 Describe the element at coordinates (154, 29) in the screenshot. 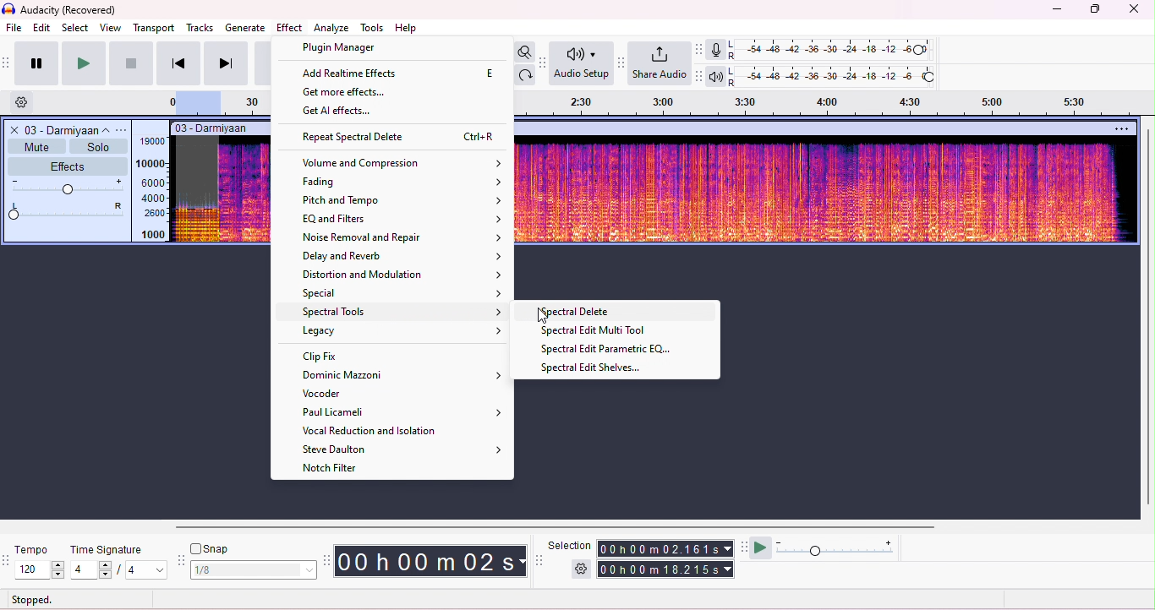

I see `transport` at that location.